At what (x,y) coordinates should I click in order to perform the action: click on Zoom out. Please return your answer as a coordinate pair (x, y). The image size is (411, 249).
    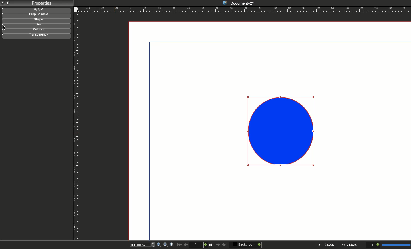
    Looking at the image, I should click on (159, 245).